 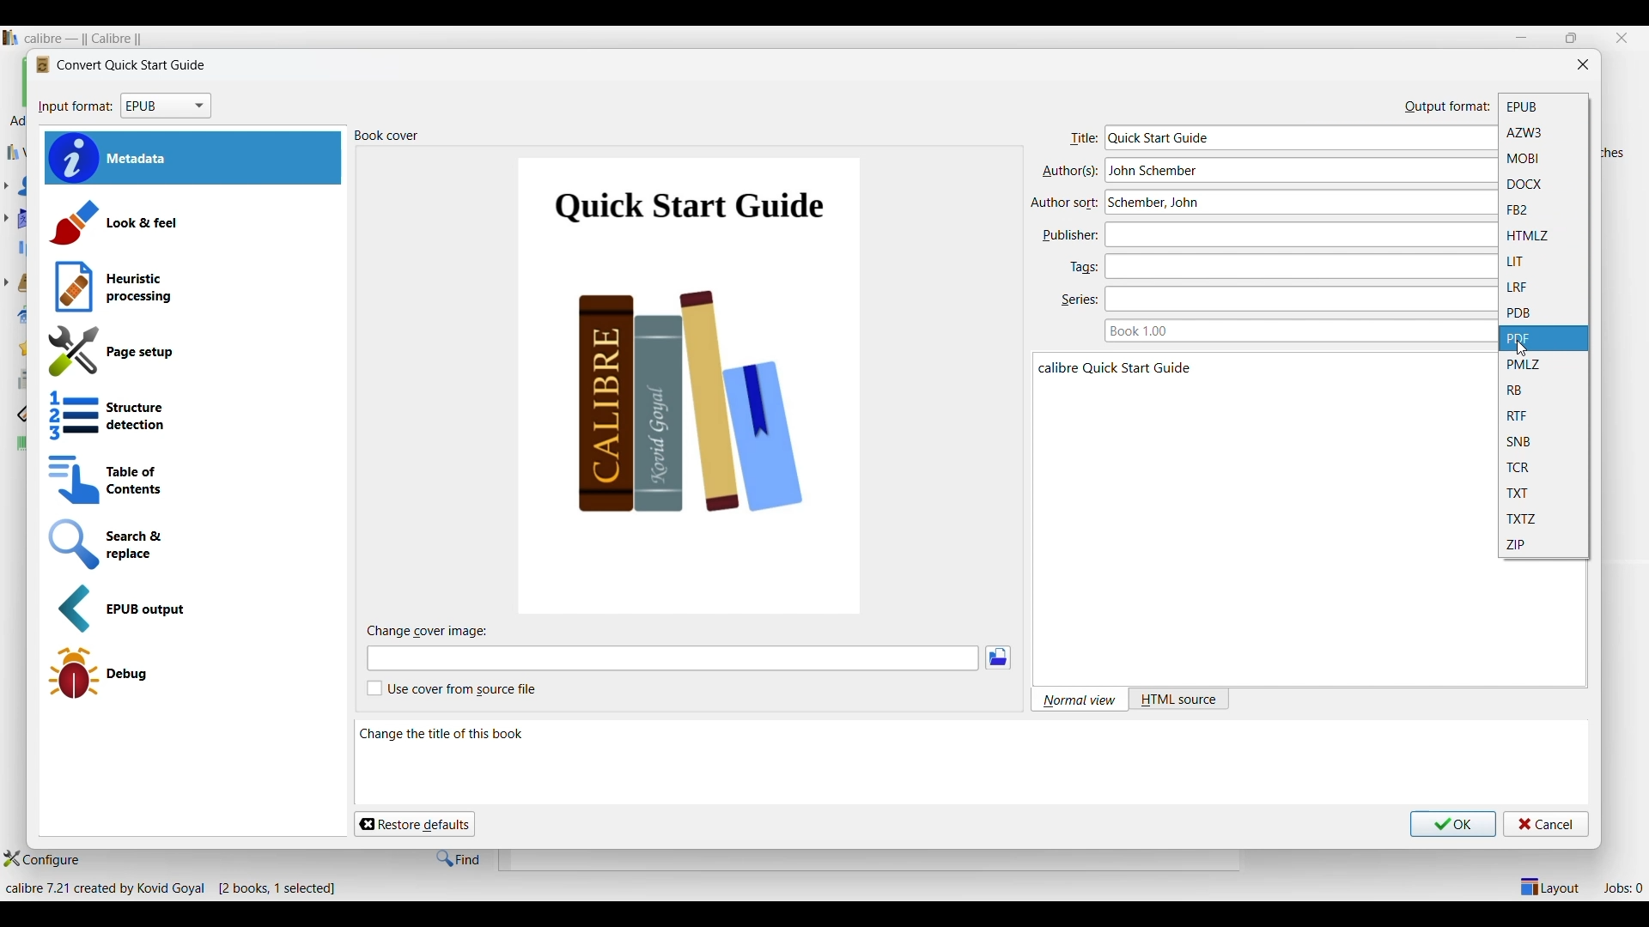 I want to click on DOCX, so click(x=1543, y=185).